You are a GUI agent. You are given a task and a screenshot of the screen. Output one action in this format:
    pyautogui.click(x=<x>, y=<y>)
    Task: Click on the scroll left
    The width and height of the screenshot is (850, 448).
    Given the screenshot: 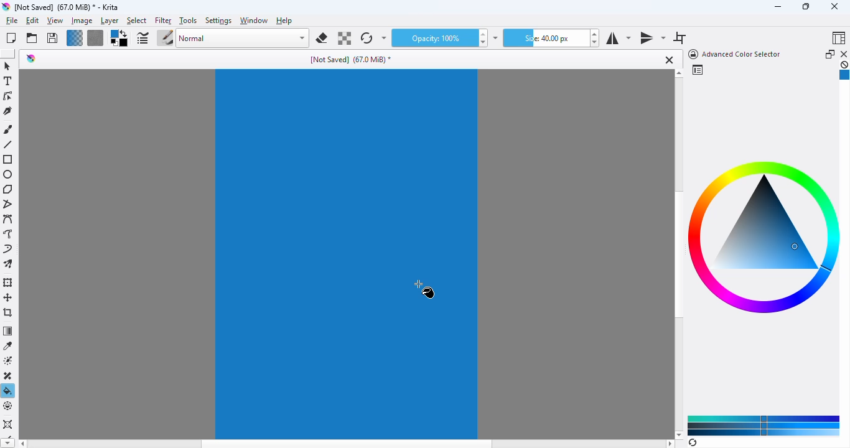 What is the action you would take?
    pyautogui.click(x=22, y=444)
    